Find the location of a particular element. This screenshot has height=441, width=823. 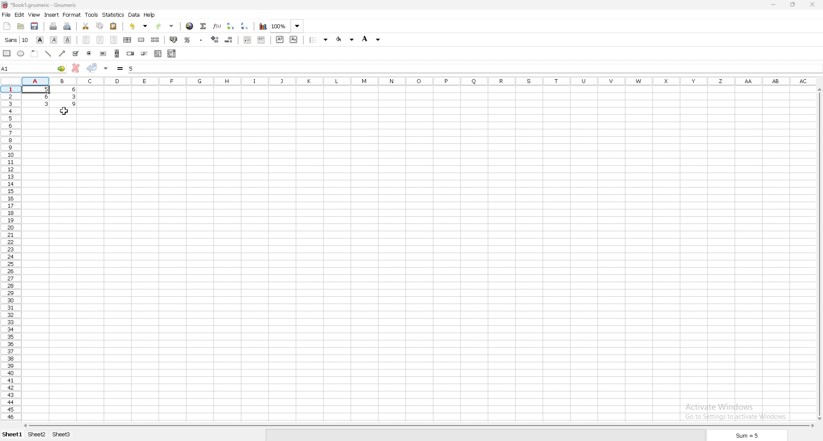

center is located at coordinates (101, 40).